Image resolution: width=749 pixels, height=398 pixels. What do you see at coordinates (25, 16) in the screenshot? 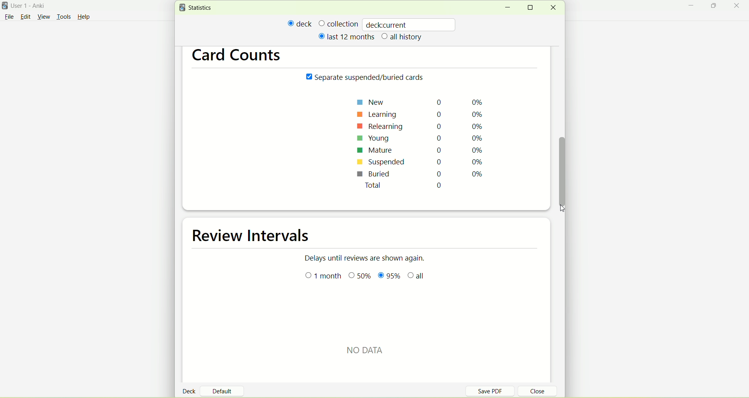
I see `edit` at bounding box center [25, 16].